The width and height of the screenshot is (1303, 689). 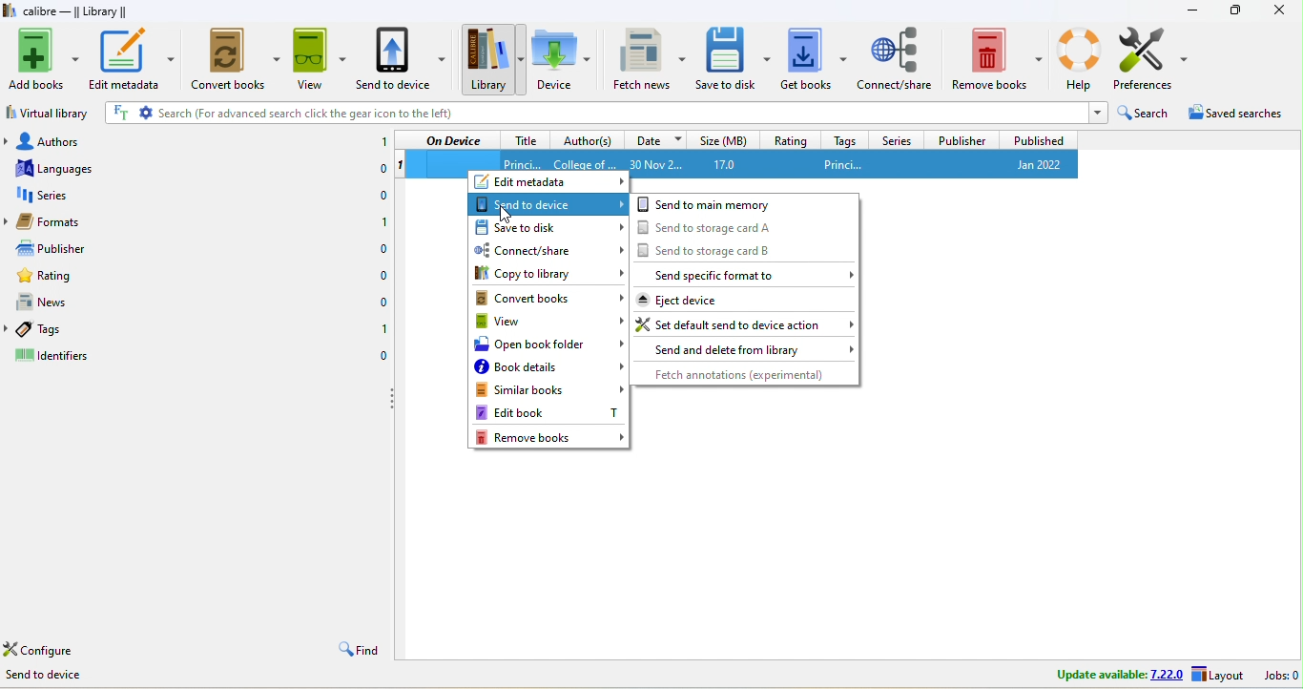 What do you see at coordinates (1038, 139) in the screenshot?
I see `published` at bounding box center [1038, 139].